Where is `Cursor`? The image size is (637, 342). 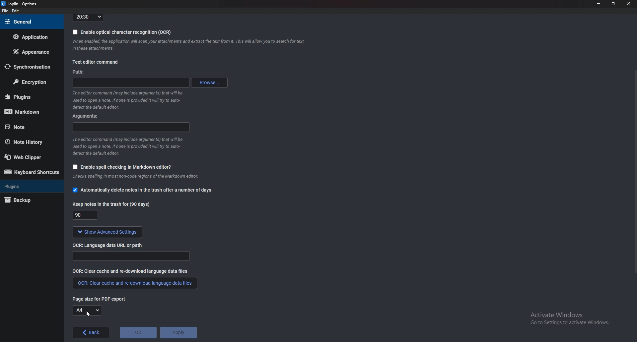 Cursor is located at coordinates (87, 314).